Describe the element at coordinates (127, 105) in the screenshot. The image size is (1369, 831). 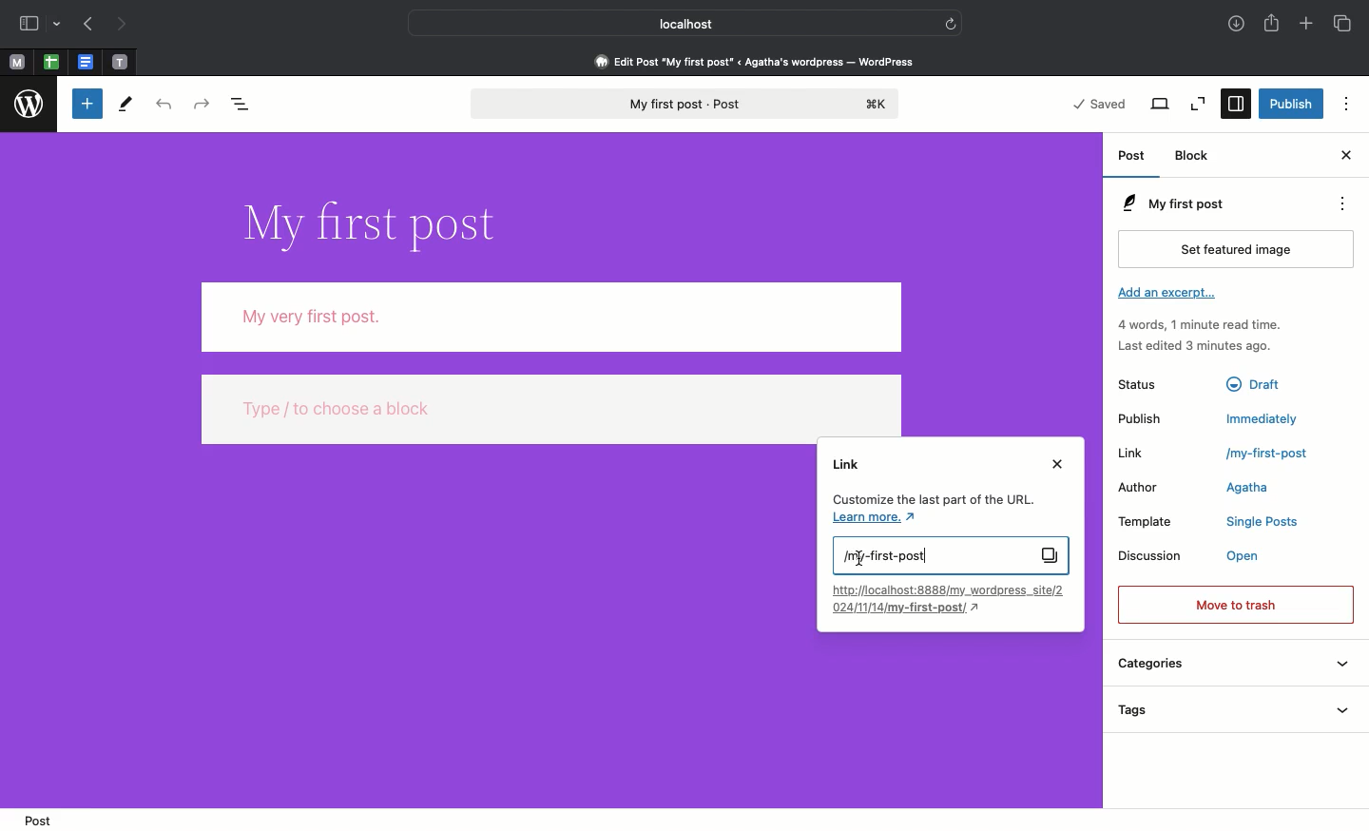
I see `Tools` at that location.